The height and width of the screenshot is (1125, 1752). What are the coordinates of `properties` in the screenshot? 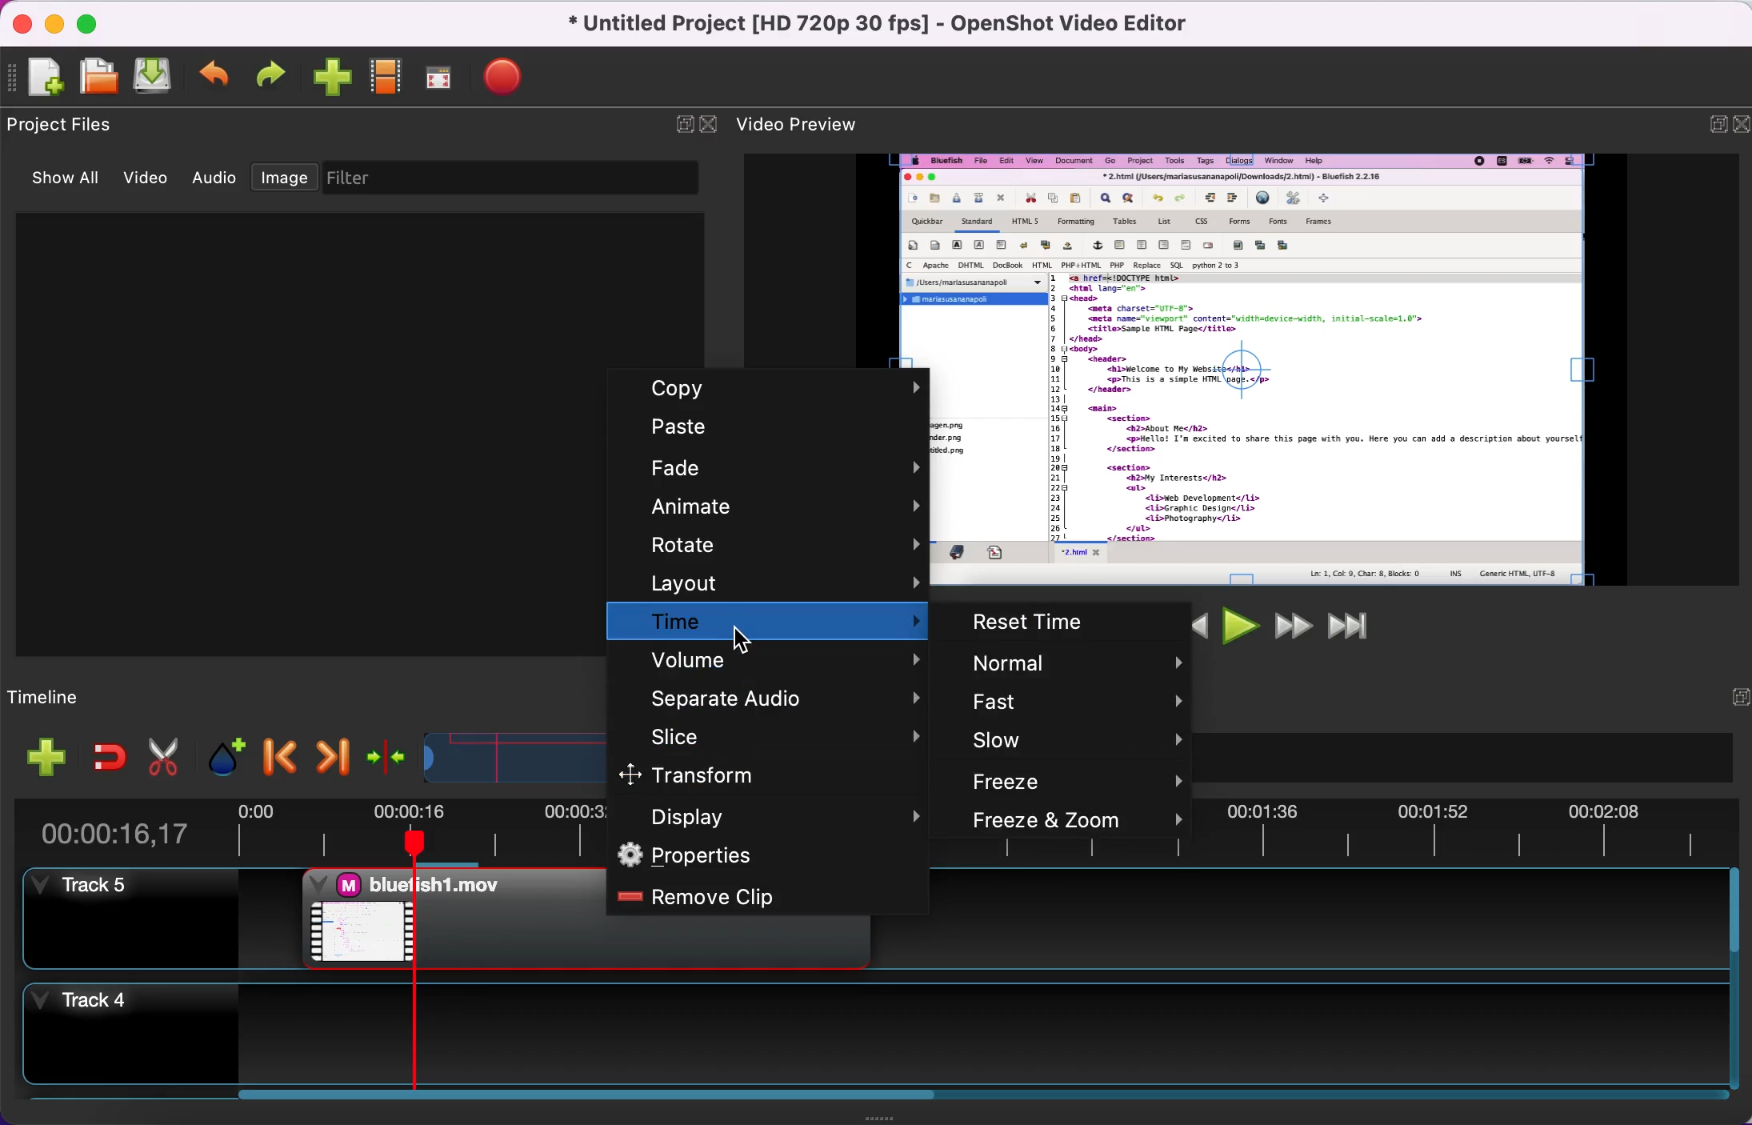 It's located at (766, 855).